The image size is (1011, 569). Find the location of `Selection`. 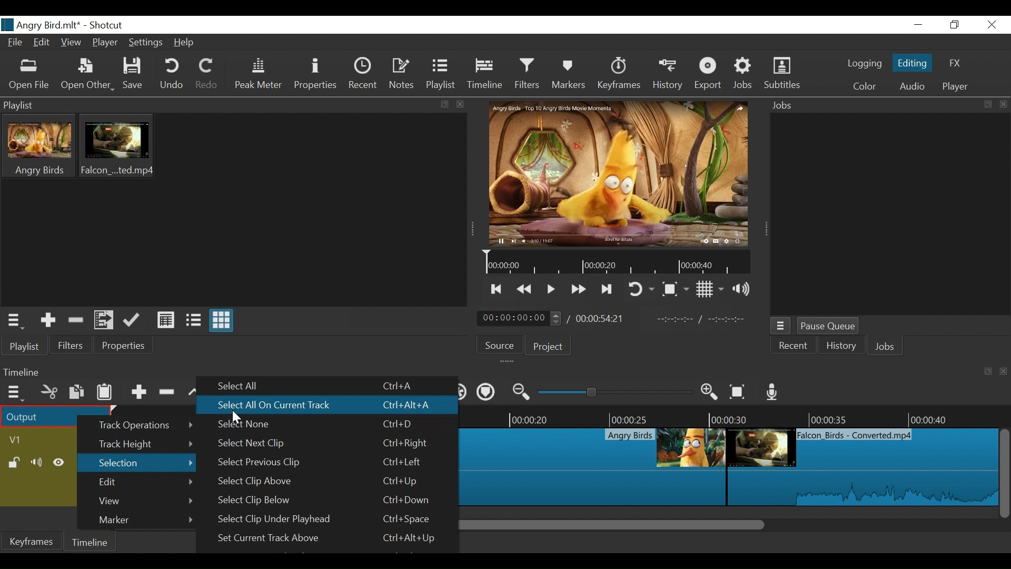

Selection is located at coordinates (137, 462).